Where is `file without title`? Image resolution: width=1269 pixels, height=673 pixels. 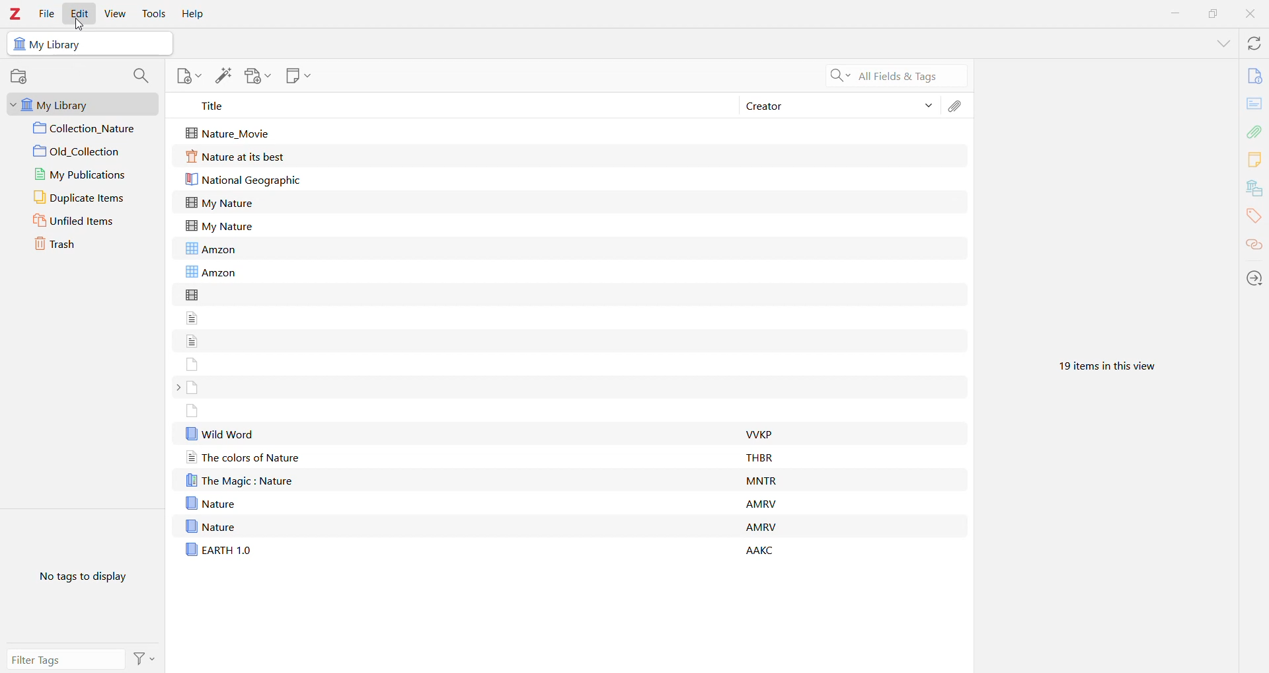
file without title is located at coordinates (194, 317).